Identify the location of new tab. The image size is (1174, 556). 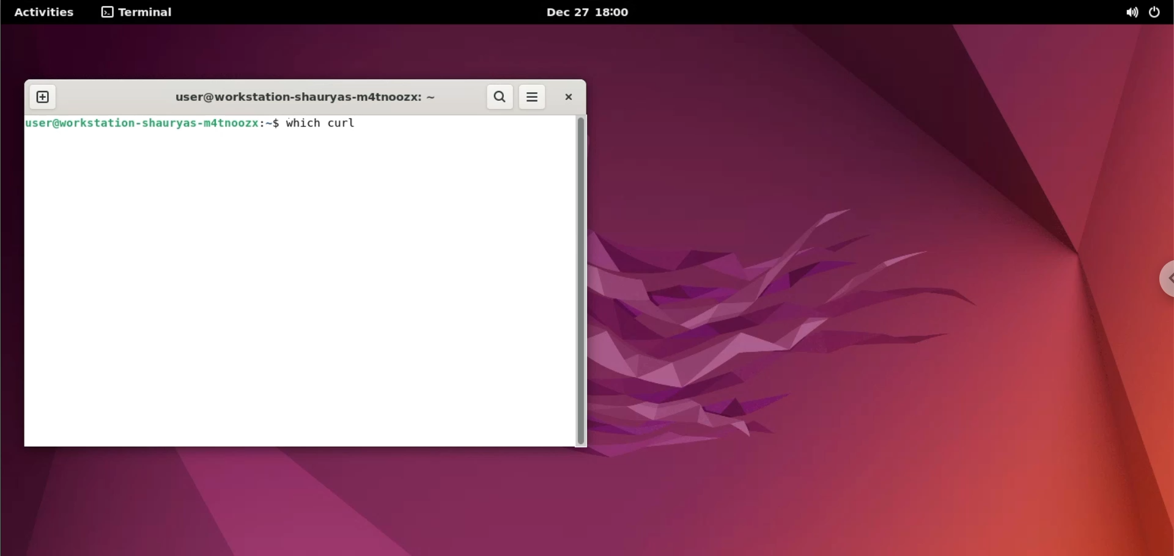
(43, 97).